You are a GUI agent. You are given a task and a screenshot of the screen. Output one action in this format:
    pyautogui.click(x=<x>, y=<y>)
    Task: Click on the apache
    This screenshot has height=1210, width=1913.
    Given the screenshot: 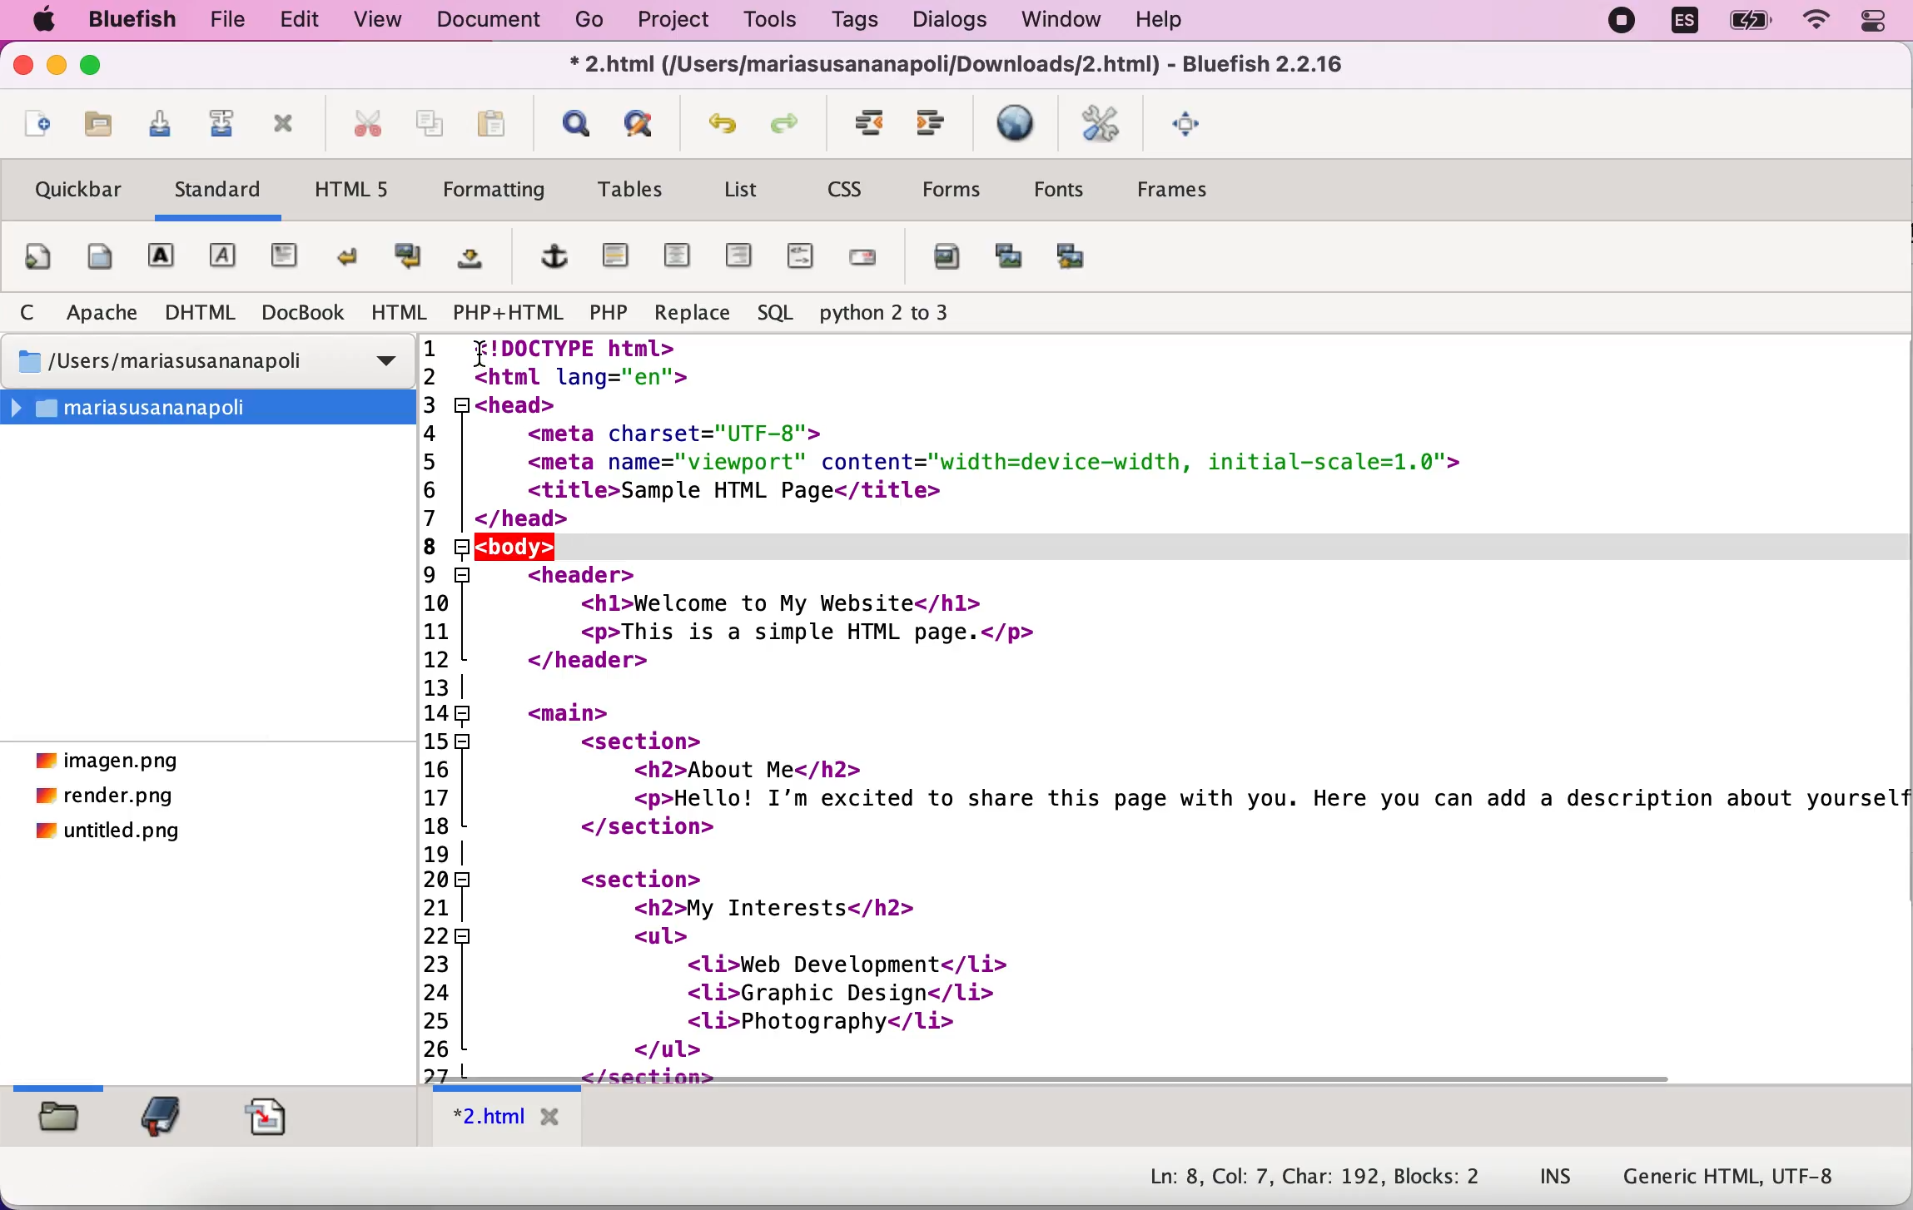 What is the action you would take?
    pyautogui.click(x=101, y=312)
    